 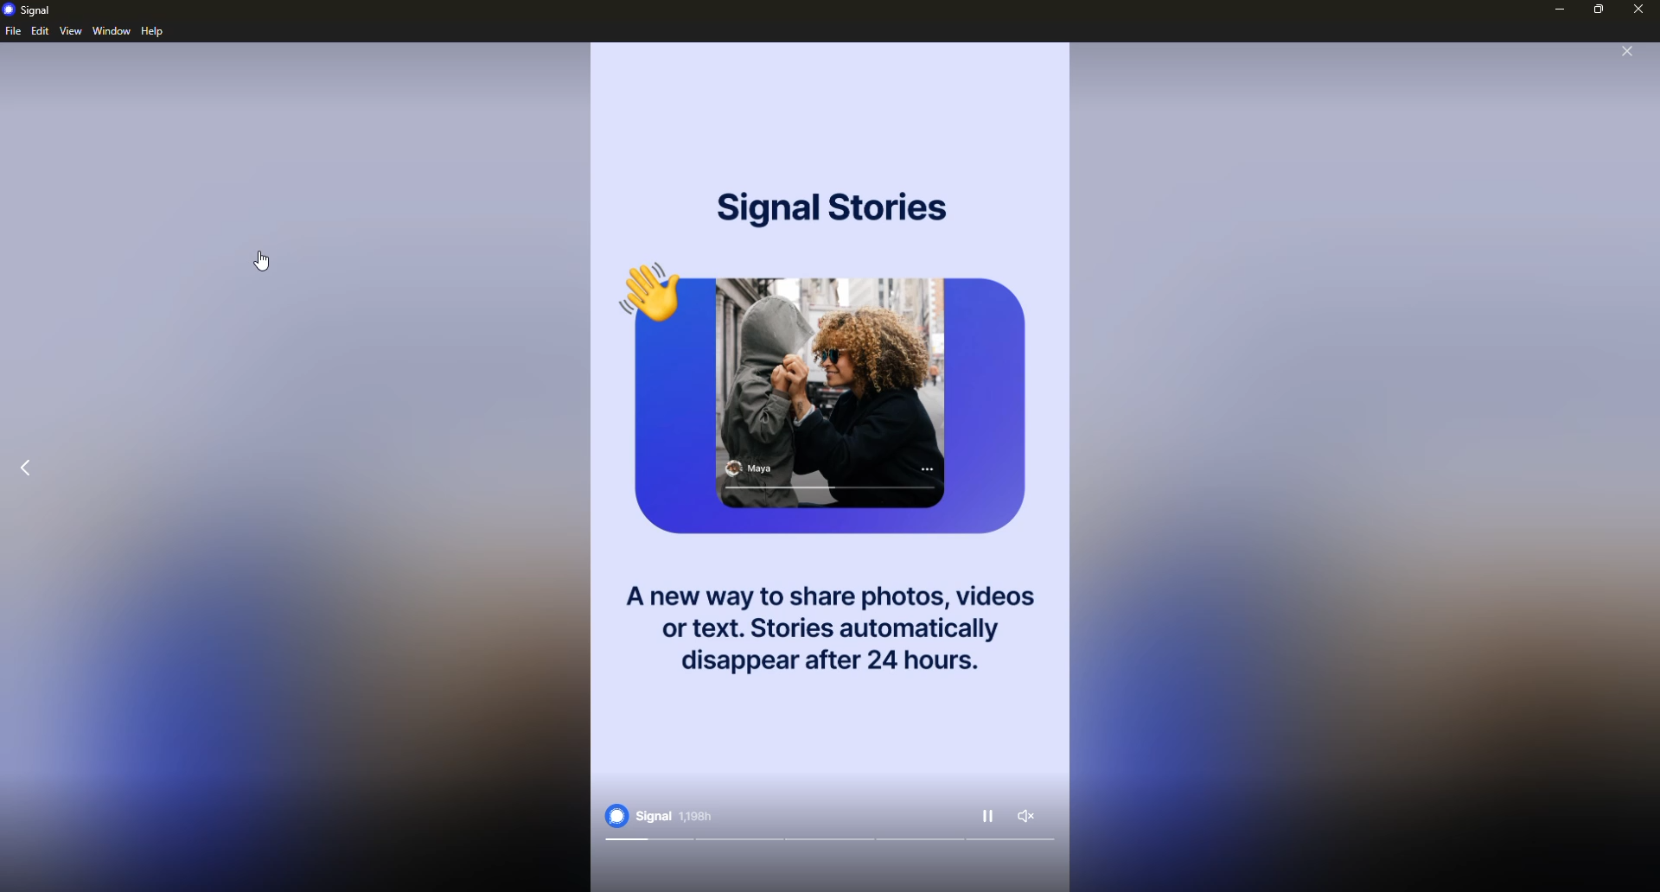 I want to click on close, so click(x=1627, y=52).